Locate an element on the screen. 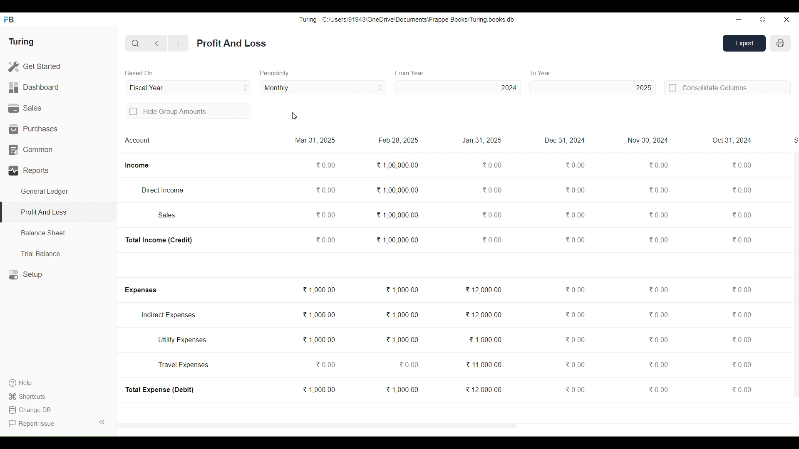  1,00,000.00 is located at coordinates (397, 215).